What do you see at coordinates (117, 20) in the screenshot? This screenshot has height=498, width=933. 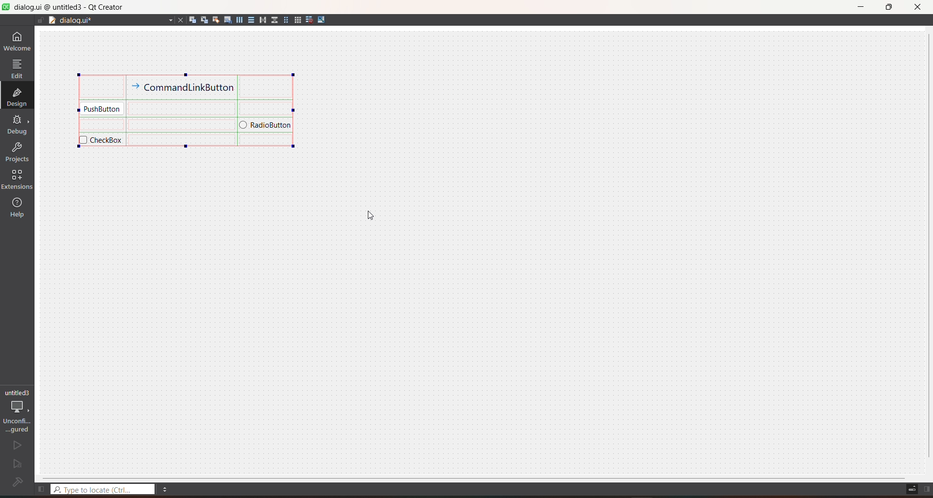 I see `file name` at bounding box center [117, 20].